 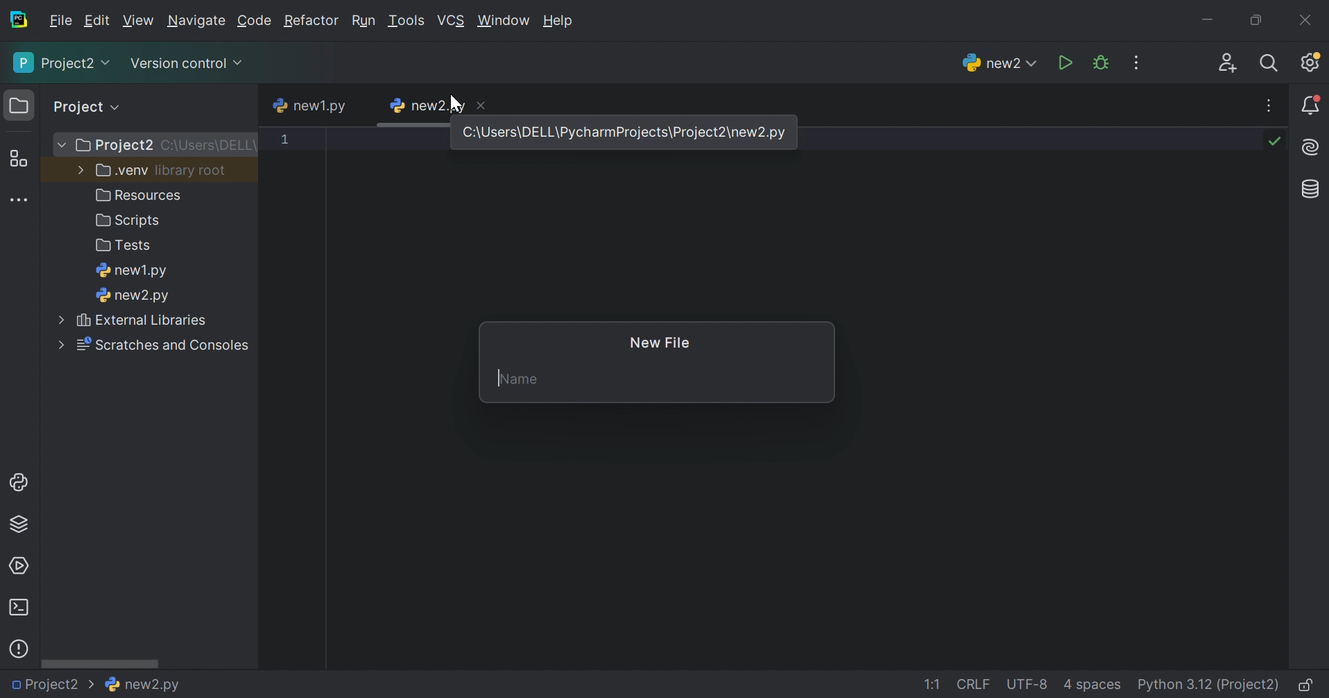 What do you see at coordinates (1312, 148) in the screenshot?
I see `AI Assistant` at bounding box center [1312, 148].